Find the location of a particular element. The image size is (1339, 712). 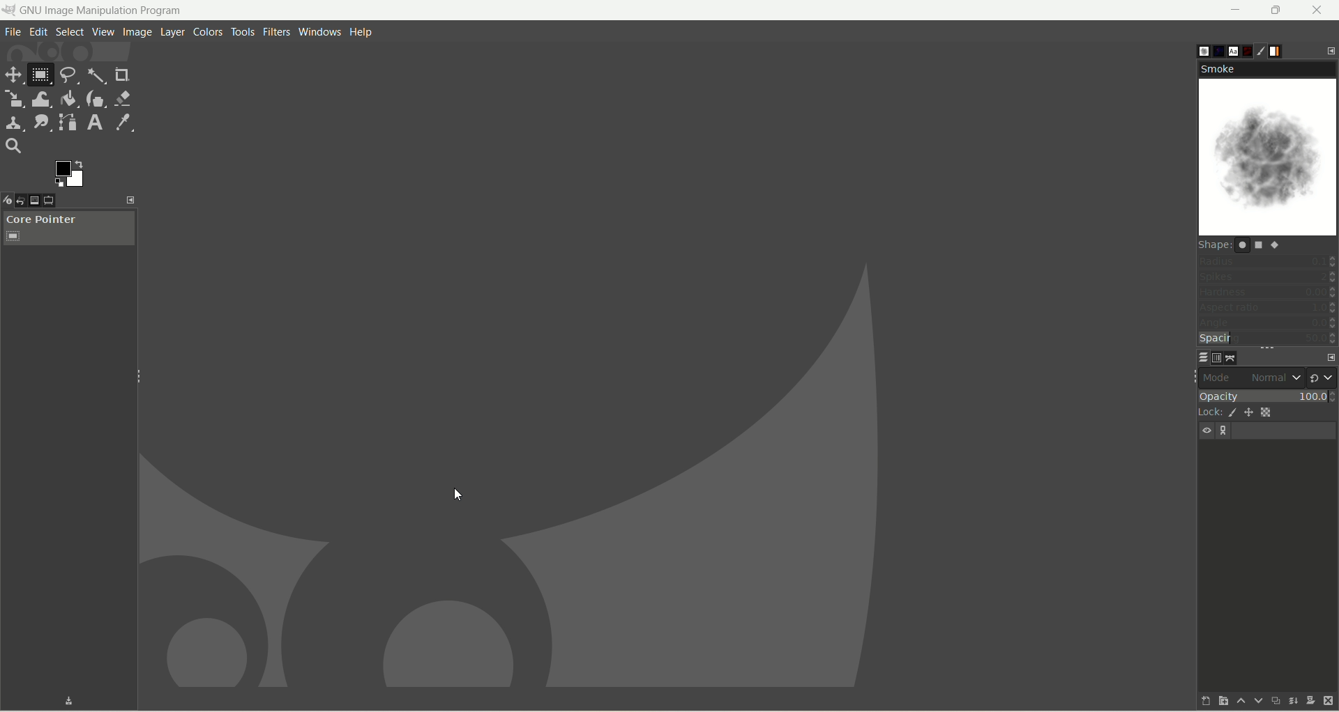

document history is located at coordinates (1249, 48).